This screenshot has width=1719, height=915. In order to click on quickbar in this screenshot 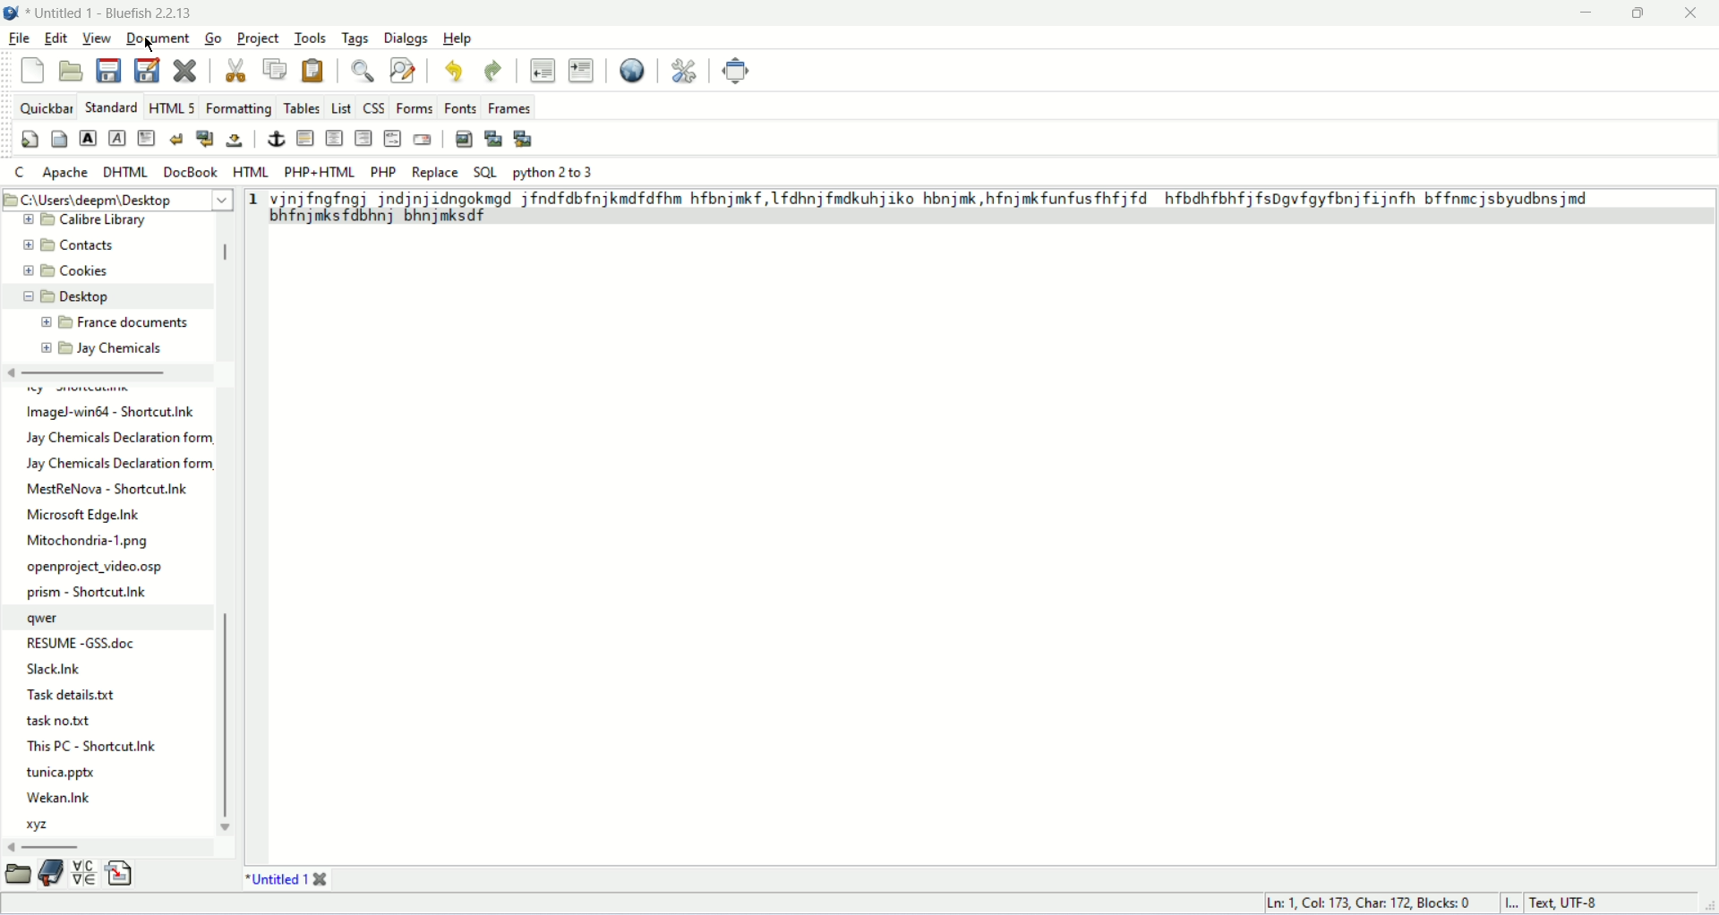, I will do `click(43, 107)`.